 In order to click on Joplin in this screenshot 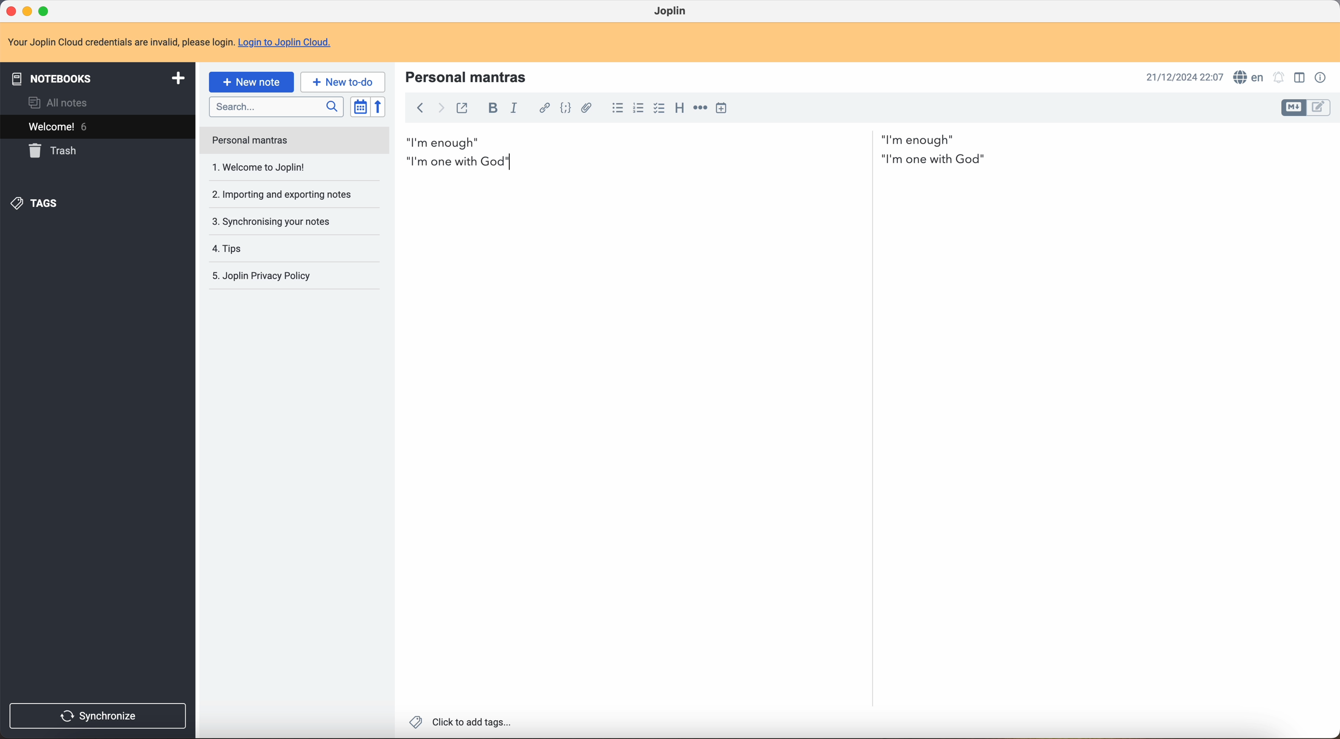, I will do `click(672, 10)`.